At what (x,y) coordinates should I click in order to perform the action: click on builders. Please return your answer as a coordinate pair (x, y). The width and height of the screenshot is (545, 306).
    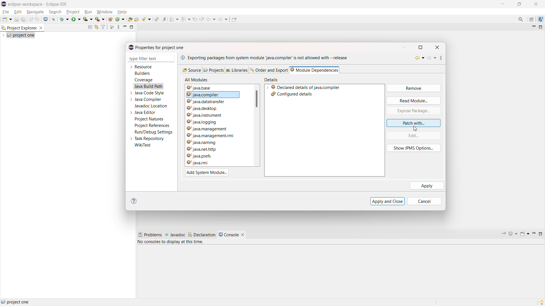
    Looking at the image, I should click on (142, 73).